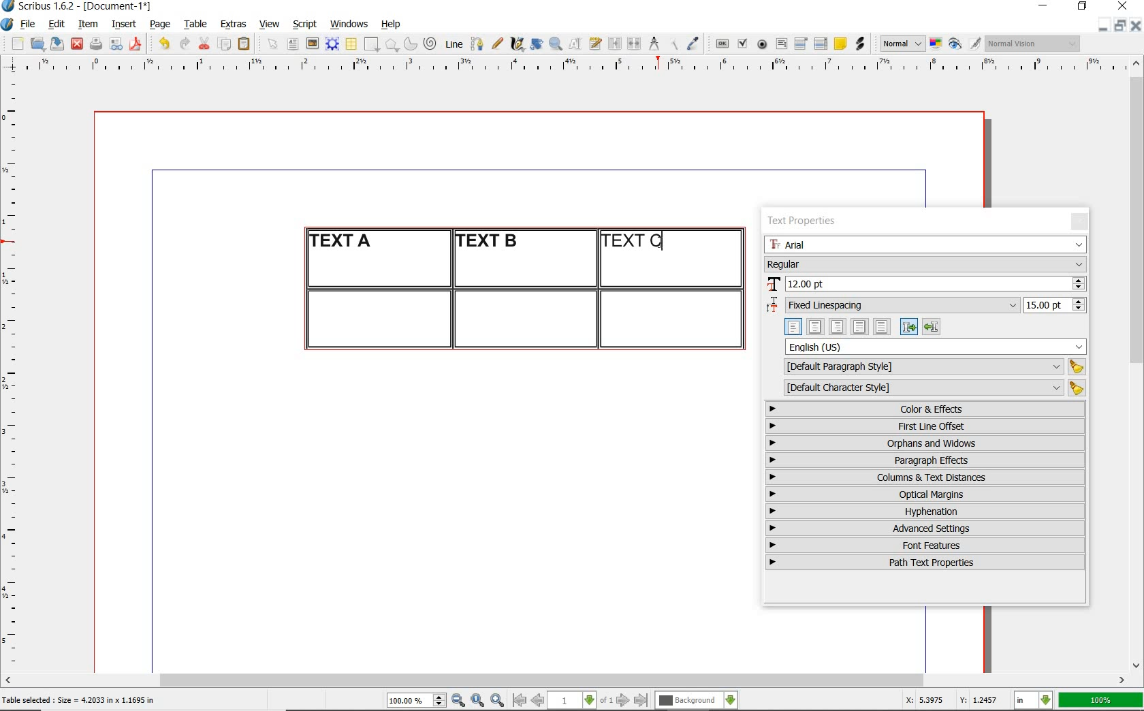 The width and height of the screenshot is (1144, 711). What do you see at coordinates (926, 306) in the screenshot?
I see `fixed linespacing` at bounding box center [926, 306].